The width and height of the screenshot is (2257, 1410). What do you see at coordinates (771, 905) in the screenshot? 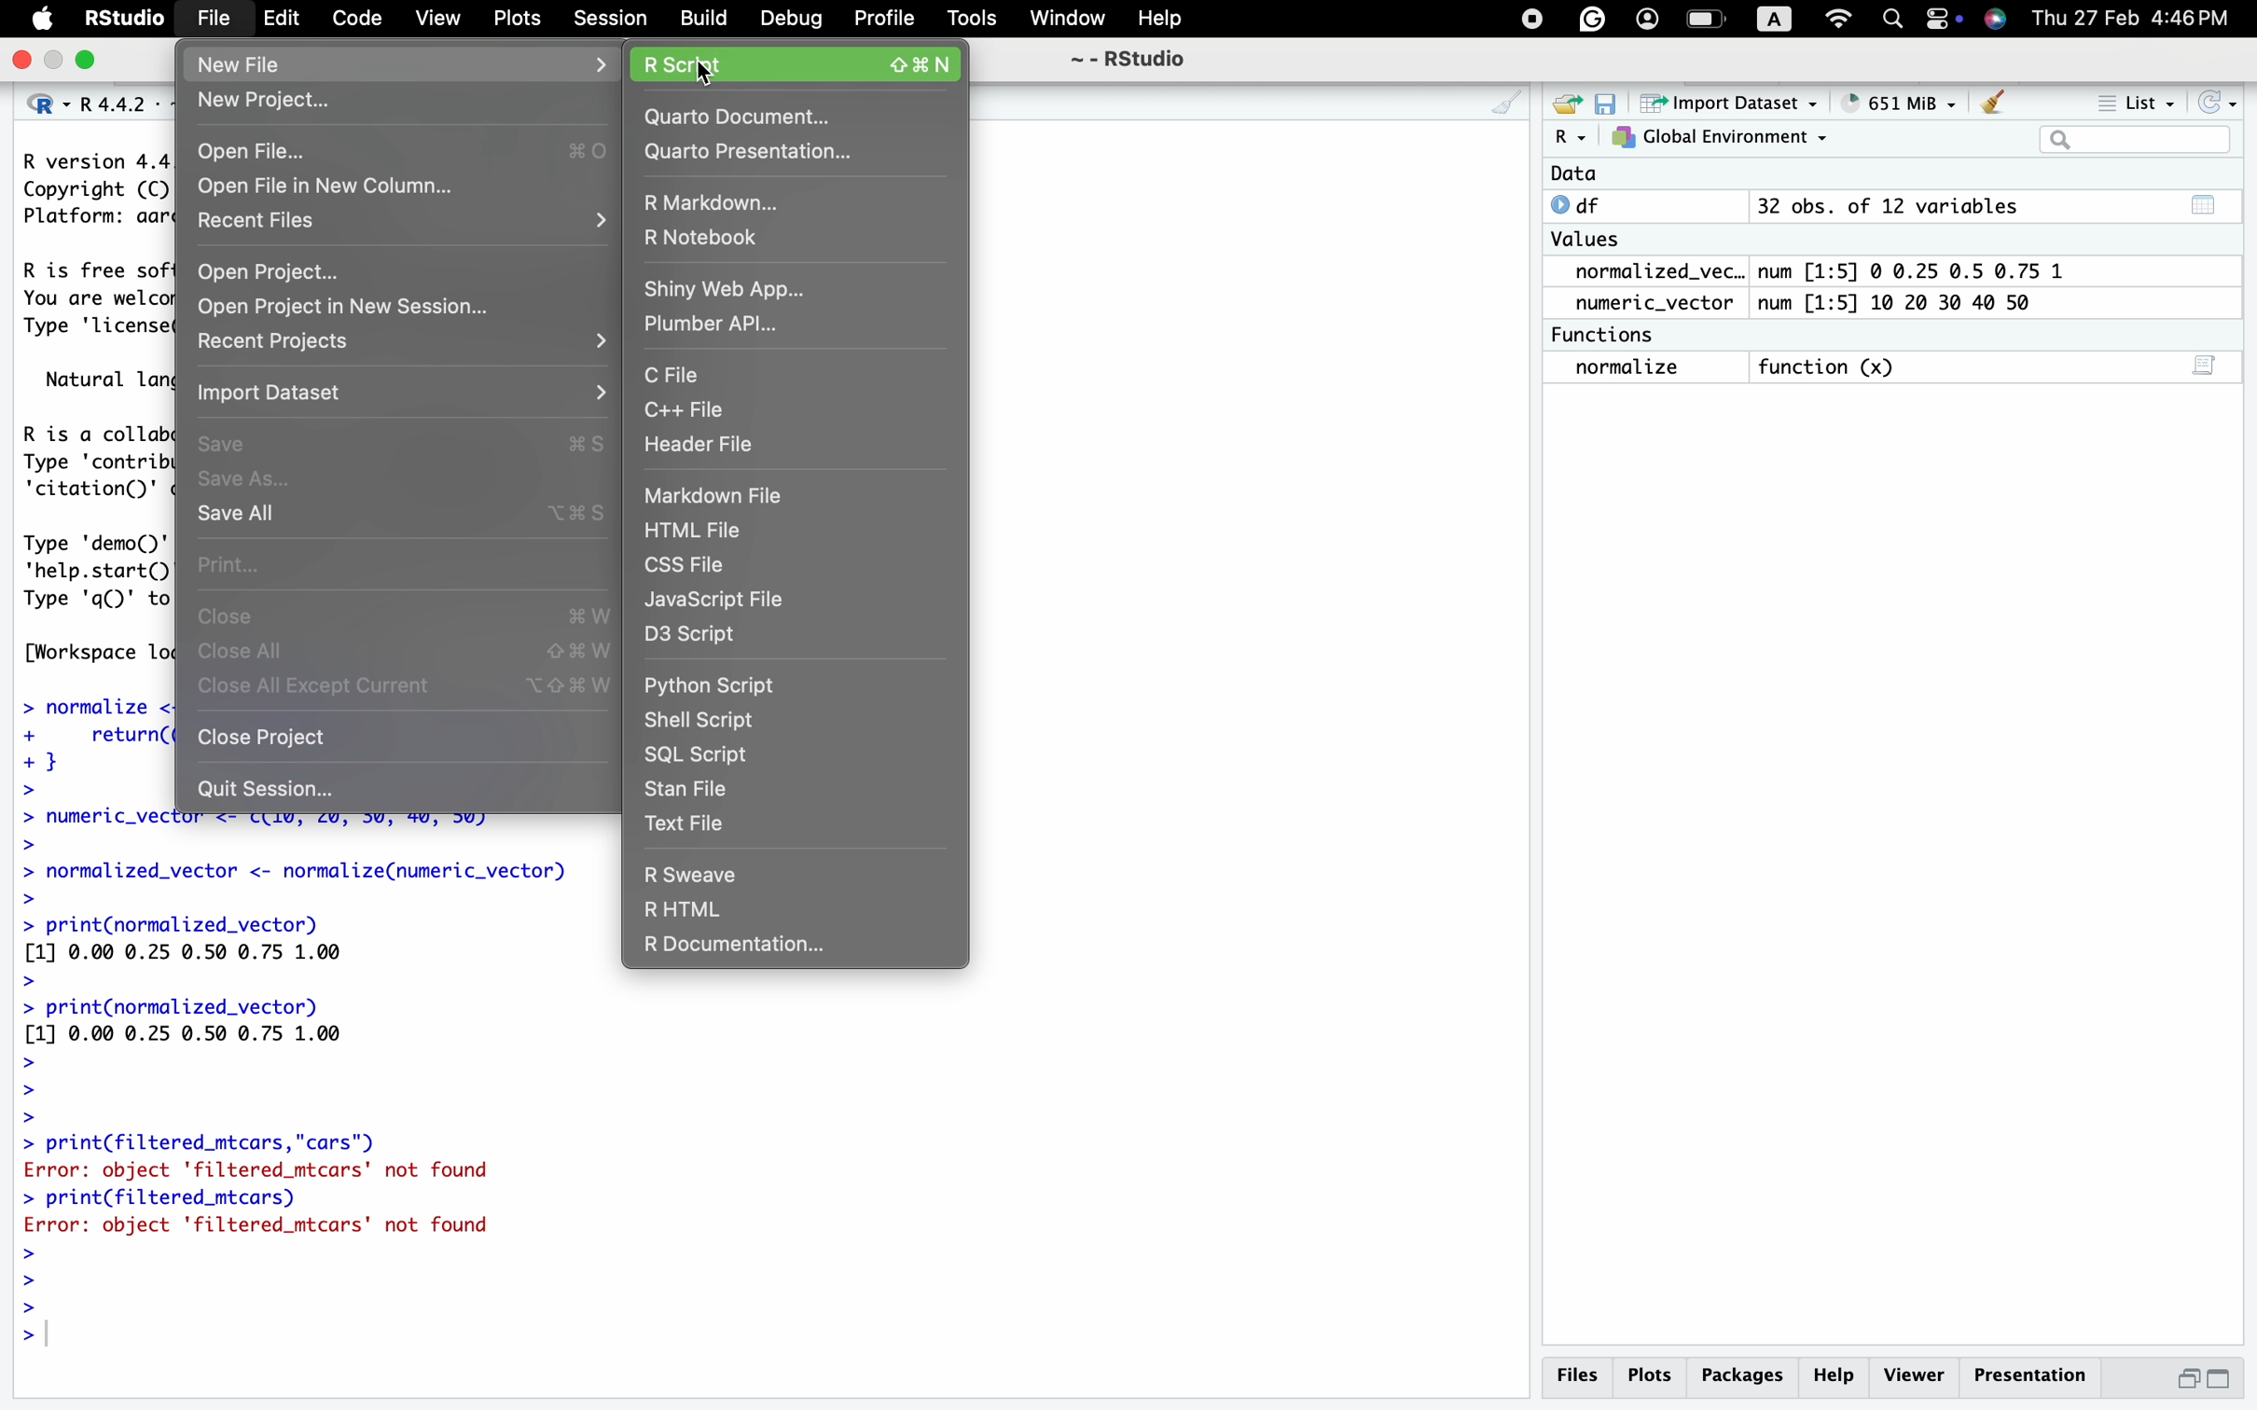
I see `RHTML` at bounding box center [771, 905].